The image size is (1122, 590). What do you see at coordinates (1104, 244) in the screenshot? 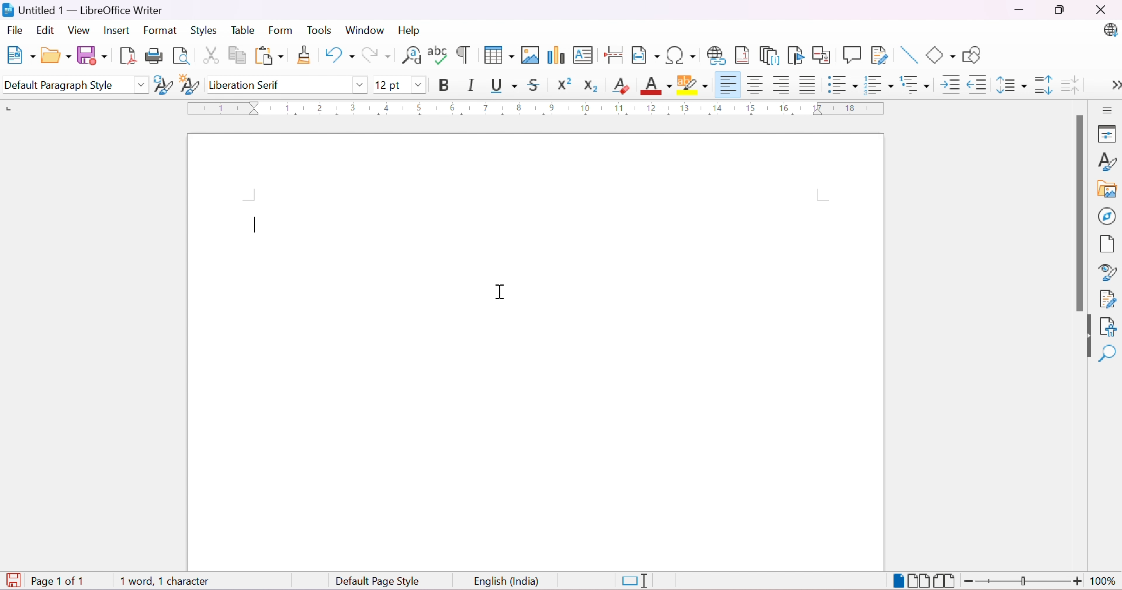
I see `Page` at bounding box center [1104, 244].